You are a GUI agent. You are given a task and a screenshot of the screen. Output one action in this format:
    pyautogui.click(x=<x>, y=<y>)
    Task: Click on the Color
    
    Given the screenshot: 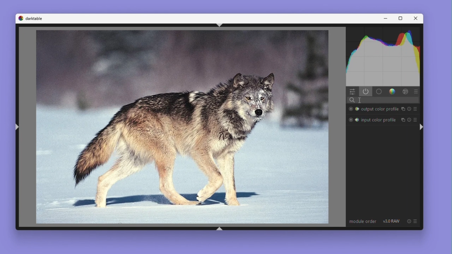 What is the action you would take?
    pyautogui.click(x=392, y=92)
    